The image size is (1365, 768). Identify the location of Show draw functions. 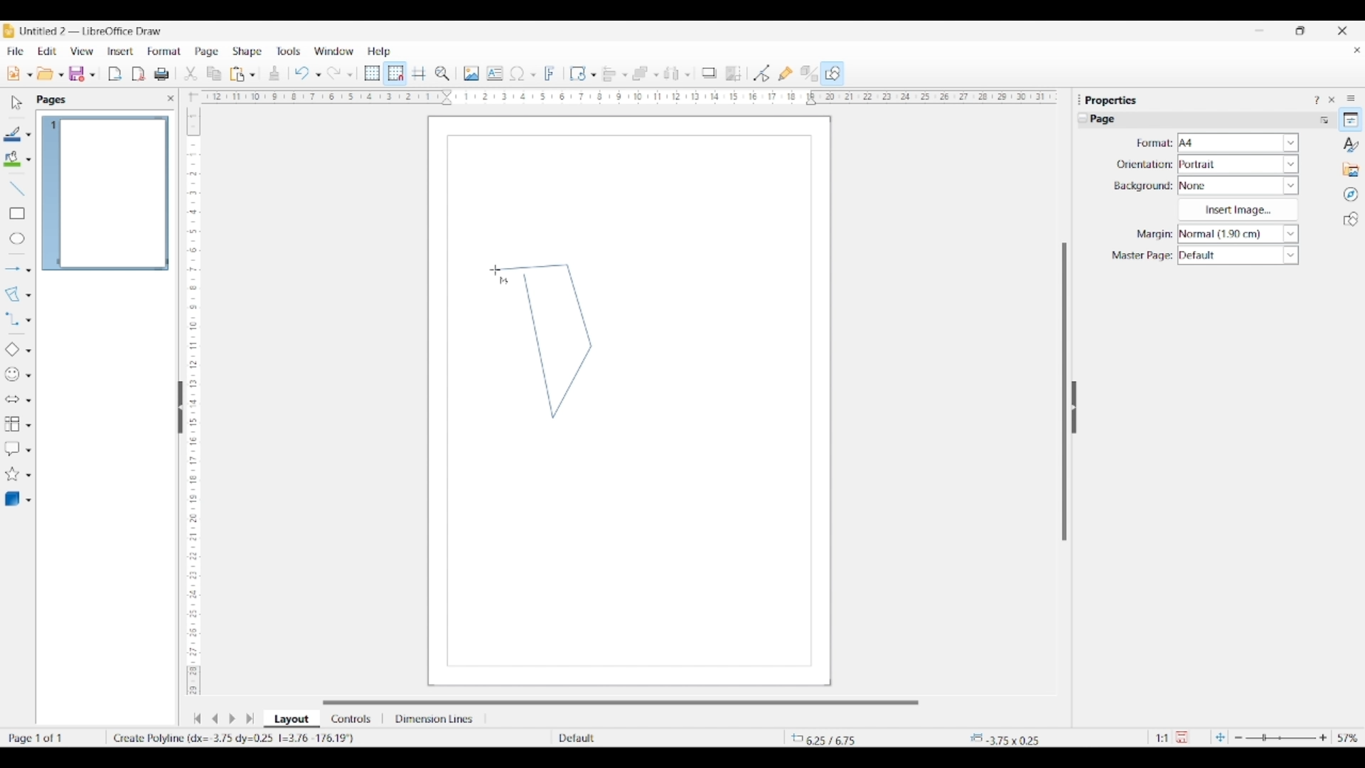
(833, 73).